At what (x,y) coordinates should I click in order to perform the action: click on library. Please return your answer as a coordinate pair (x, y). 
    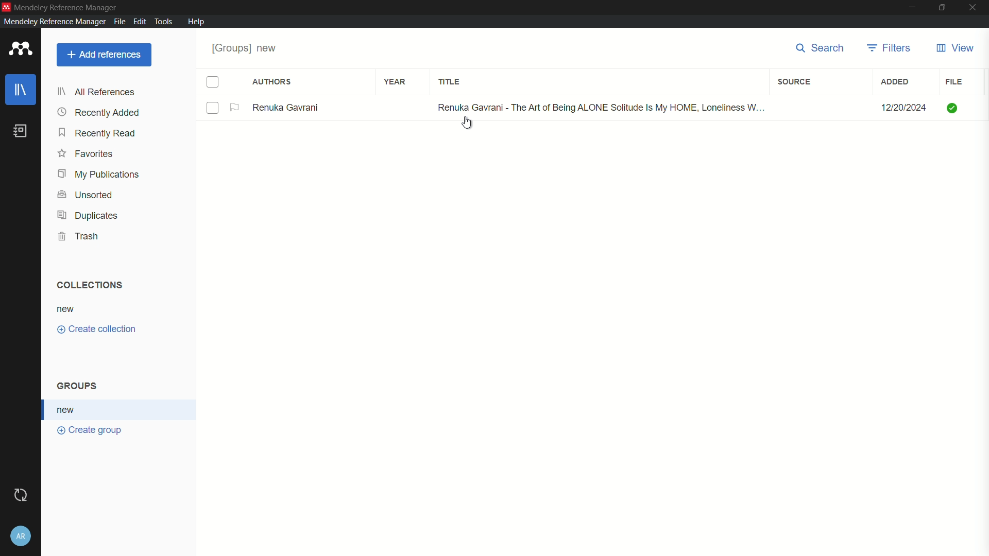
    Looking at the image, I should click on (21, 90).